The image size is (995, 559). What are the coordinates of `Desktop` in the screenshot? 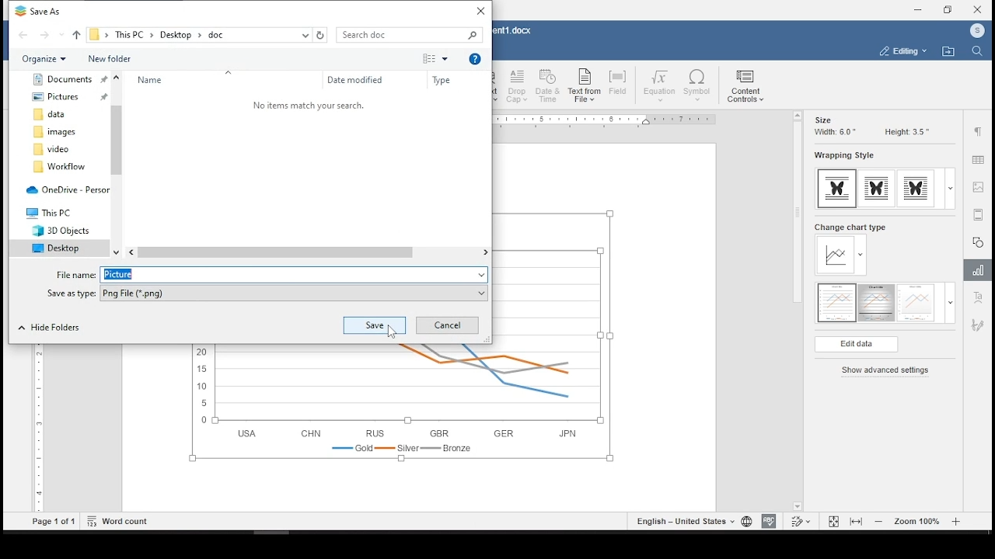 It's located at (55, 249).